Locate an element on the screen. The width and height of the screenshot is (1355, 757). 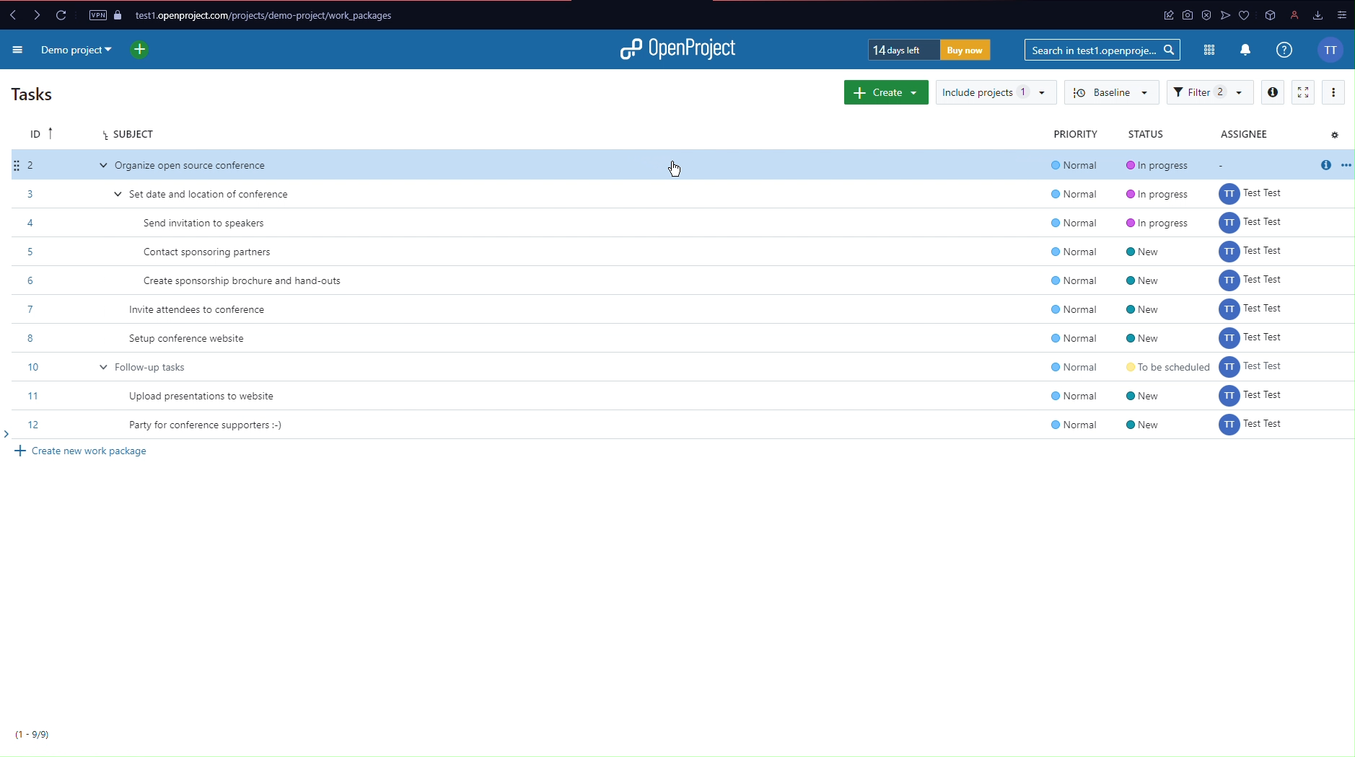
priority level: normal is located at coordinates (1074, 295).